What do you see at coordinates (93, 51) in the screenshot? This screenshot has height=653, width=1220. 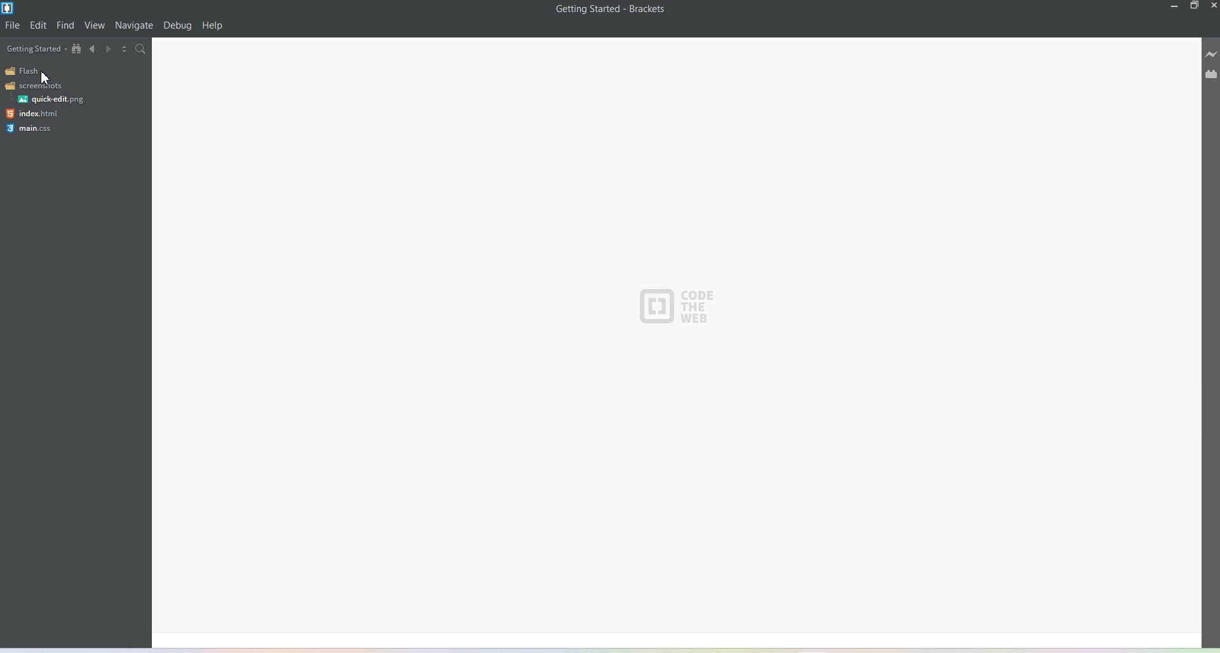 I see `Navigate Backwards` at bounding box center [93, 51].